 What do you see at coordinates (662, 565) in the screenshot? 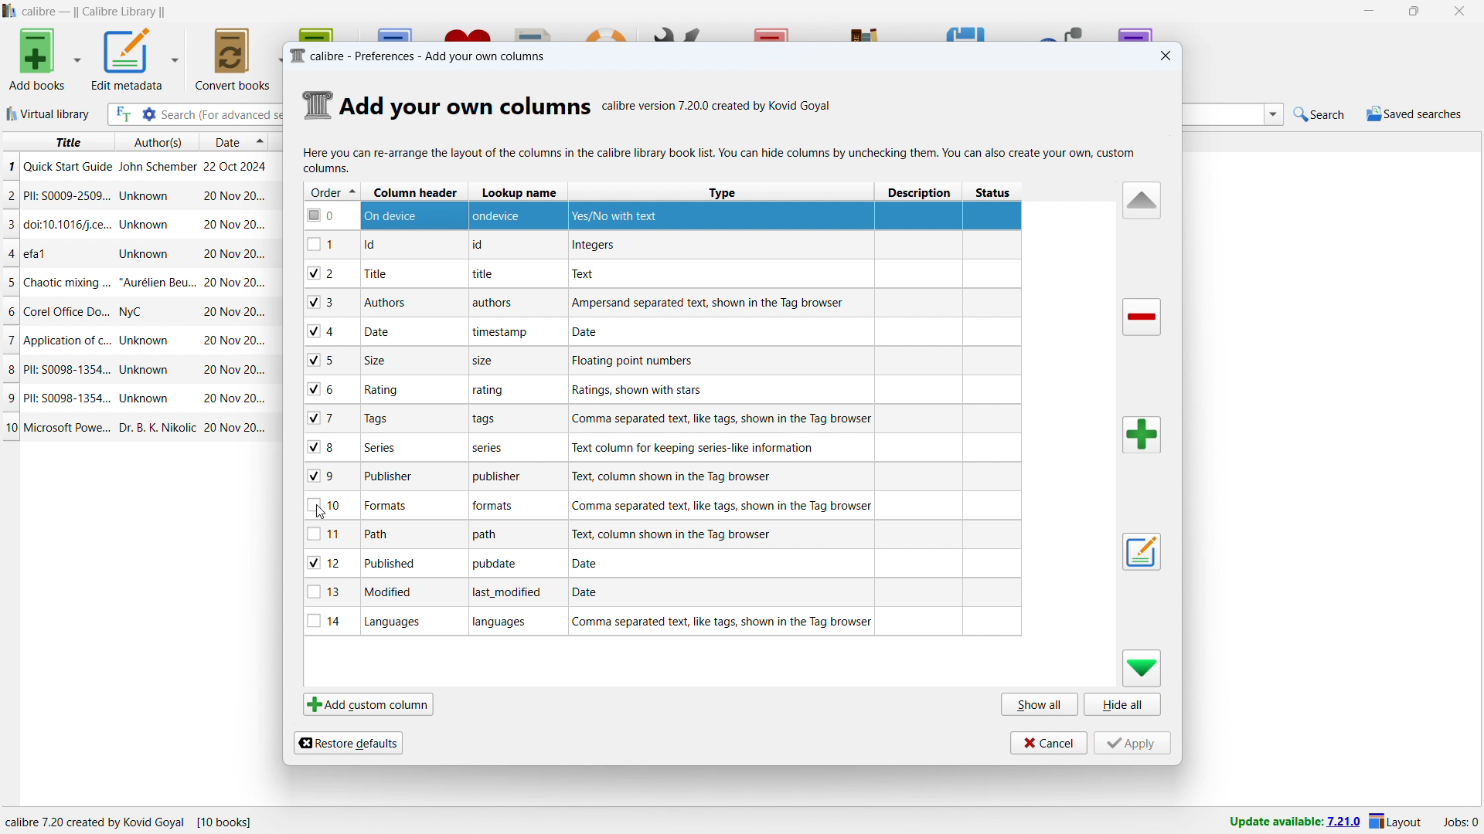
I see `v/12 Published pubdate Date` at bounding box center [662, 565].